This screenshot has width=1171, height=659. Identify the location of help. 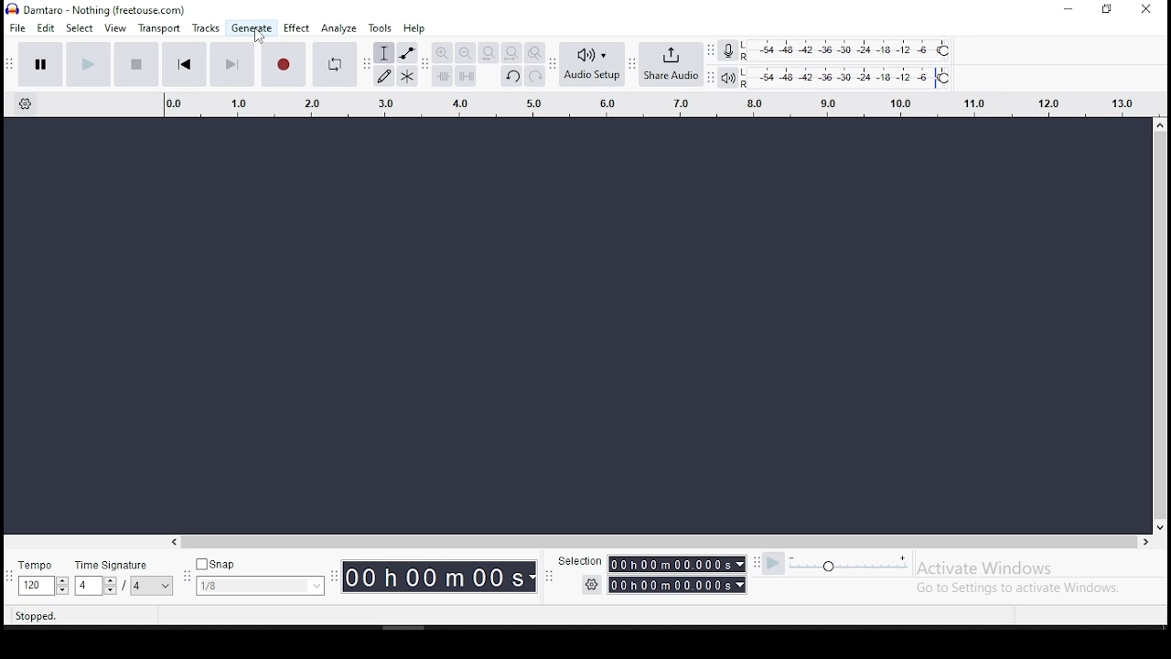
(414, 28).